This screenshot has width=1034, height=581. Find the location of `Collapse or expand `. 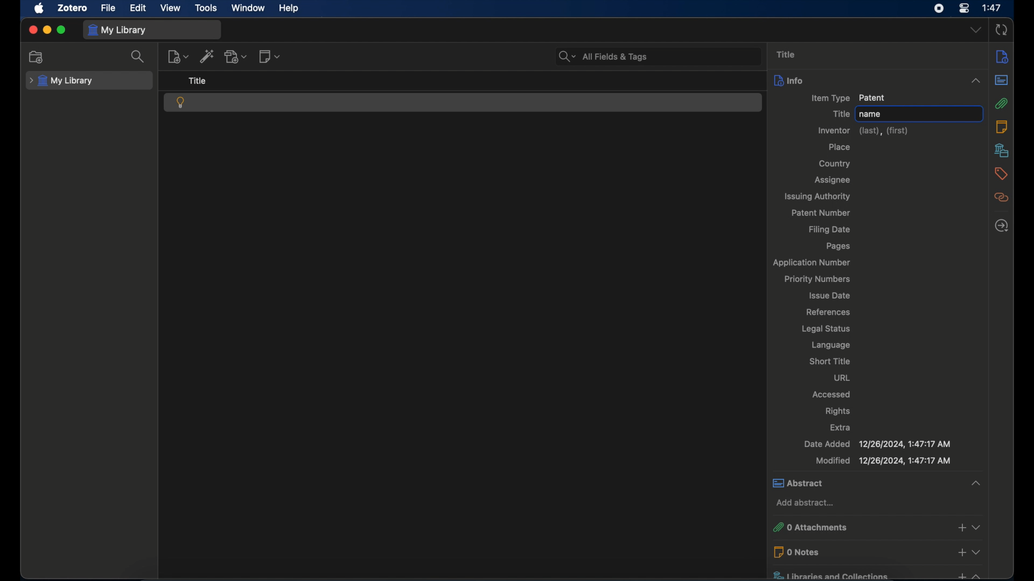

Collapse or expand  is located at coordinates (975, 81).